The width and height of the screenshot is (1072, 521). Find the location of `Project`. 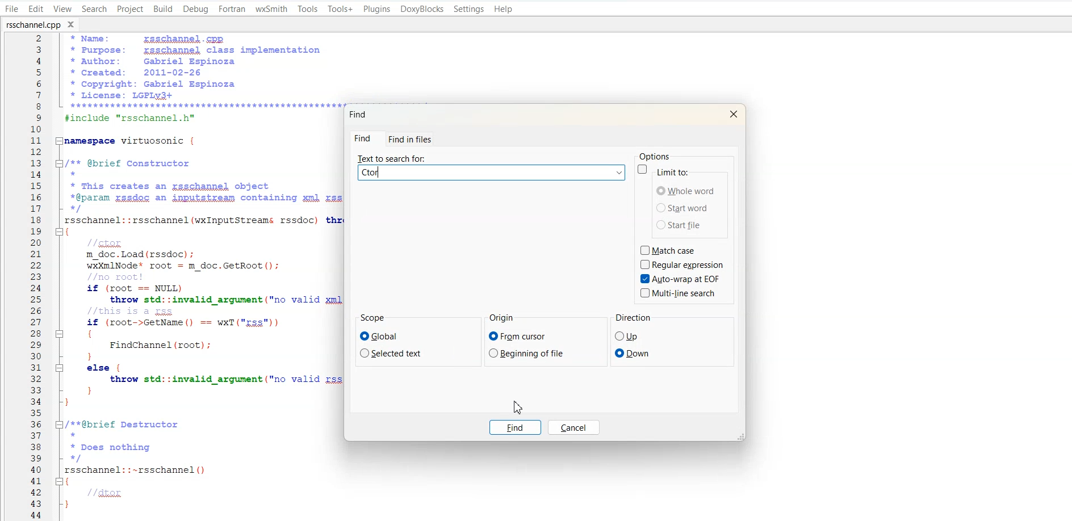

Project is located at coordinates (129, 9).